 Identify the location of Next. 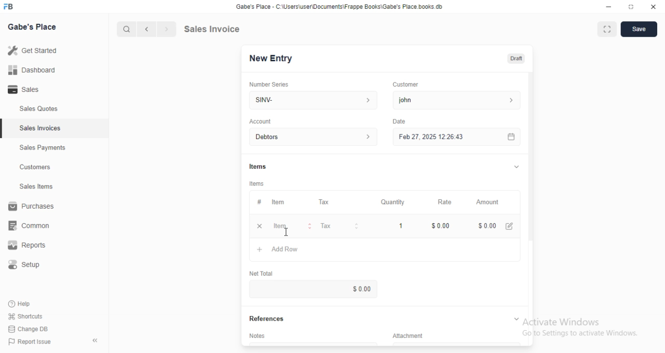
(166, 28).